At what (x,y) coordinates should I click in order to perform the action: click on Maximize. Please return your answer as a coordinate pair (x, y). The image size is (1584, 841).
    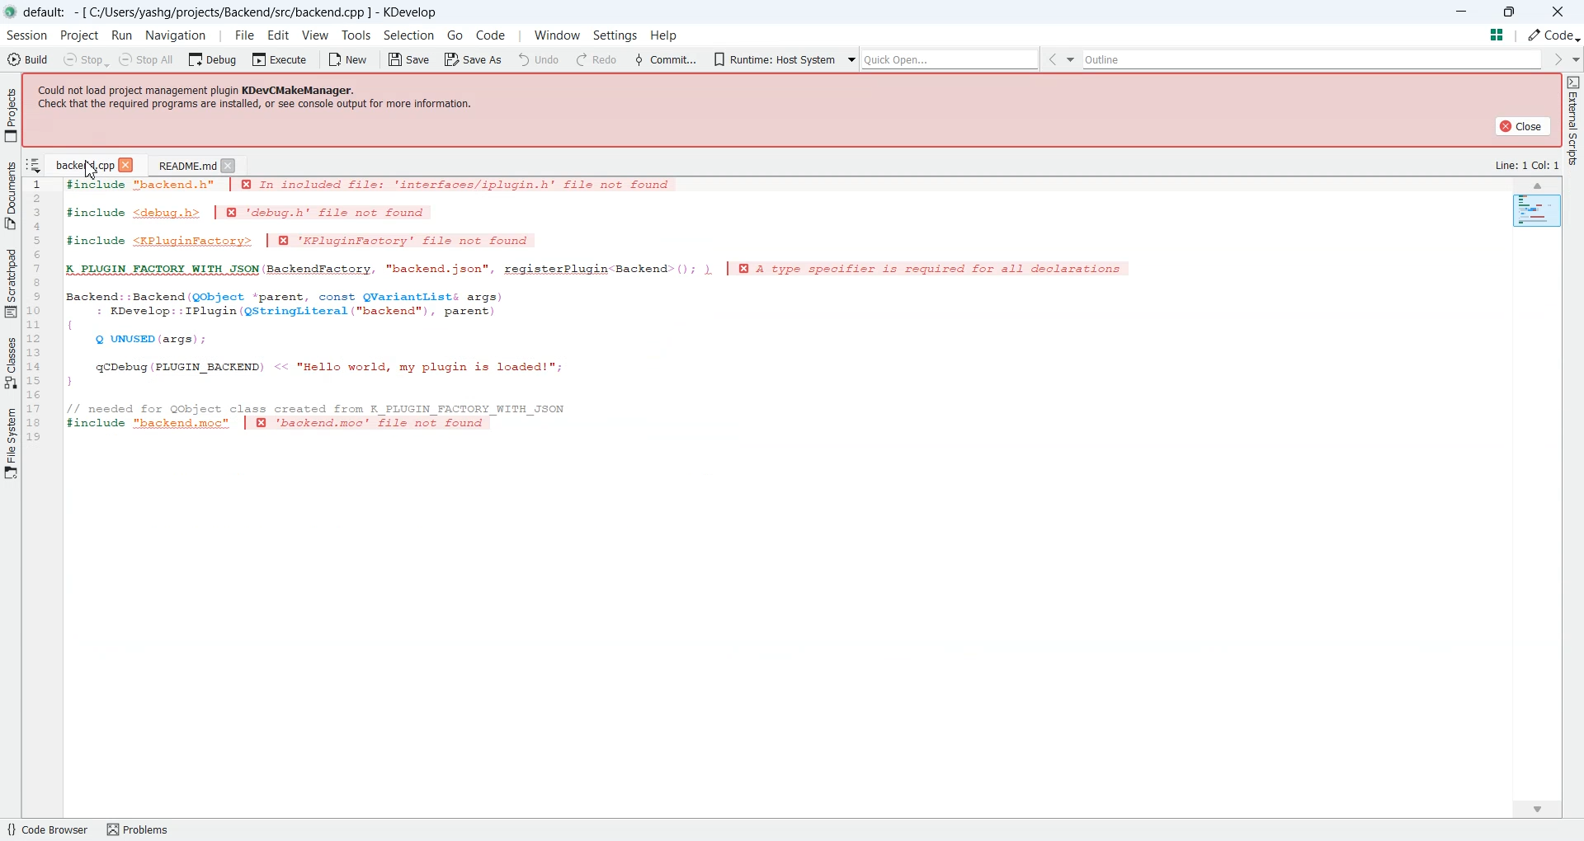
    Looking at the image, I should click on (1511, 10).